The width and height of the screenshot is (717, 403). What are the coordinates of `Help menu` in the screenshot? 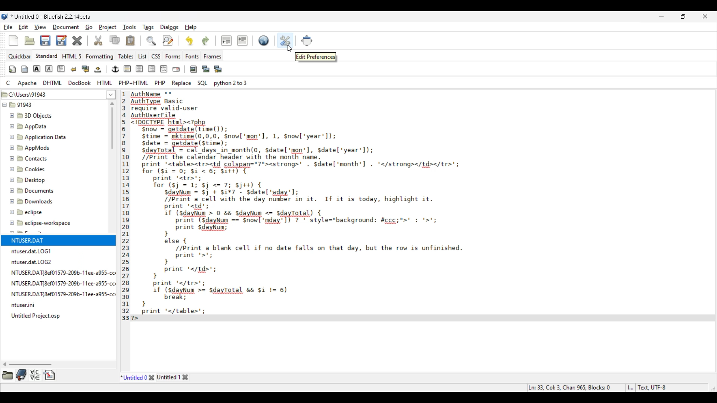 It's located at (191, 27).